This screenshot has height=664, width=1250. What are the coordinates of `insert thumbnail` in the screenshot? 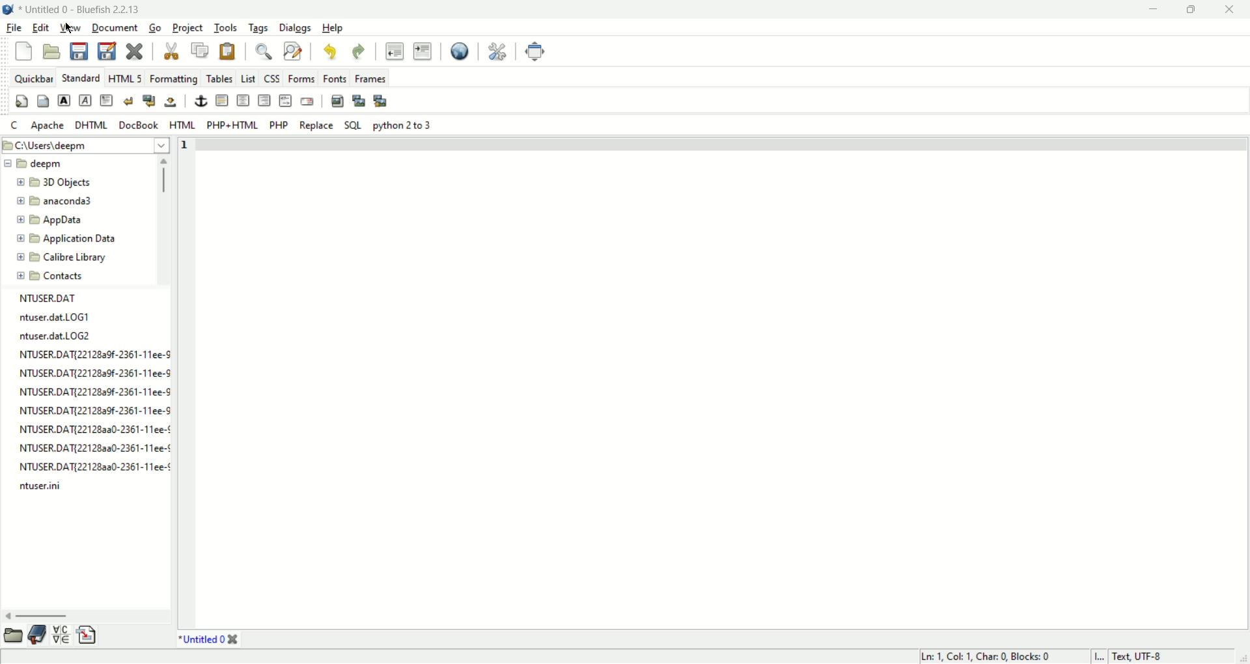 It's located at (359, 100).